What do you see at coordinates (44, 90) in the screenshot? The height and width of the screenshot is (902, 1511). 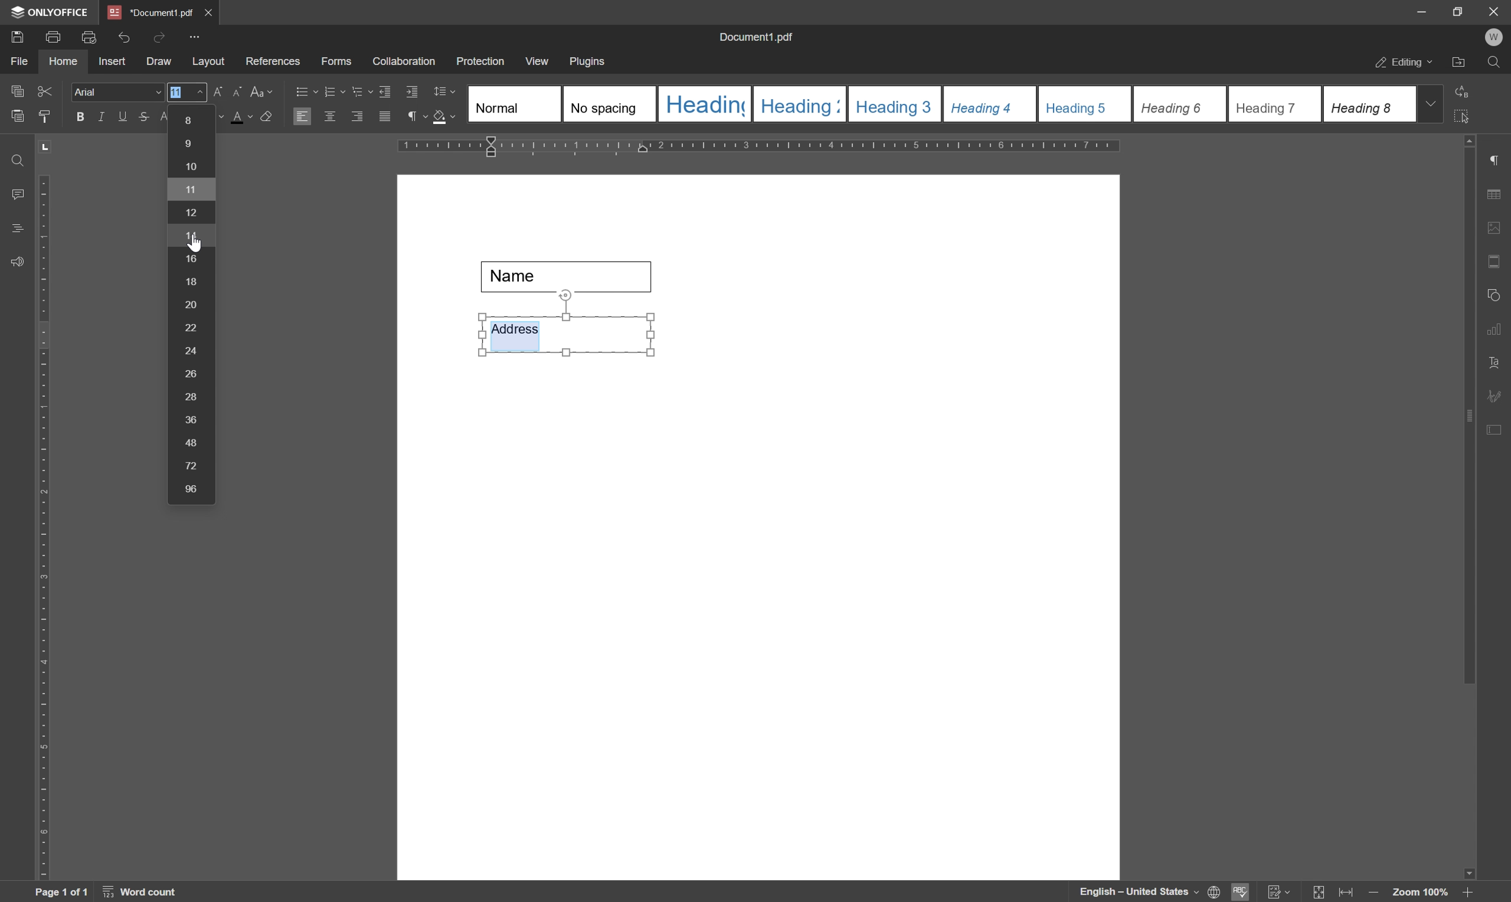 I see `cut` at bounding box center [44, 90].